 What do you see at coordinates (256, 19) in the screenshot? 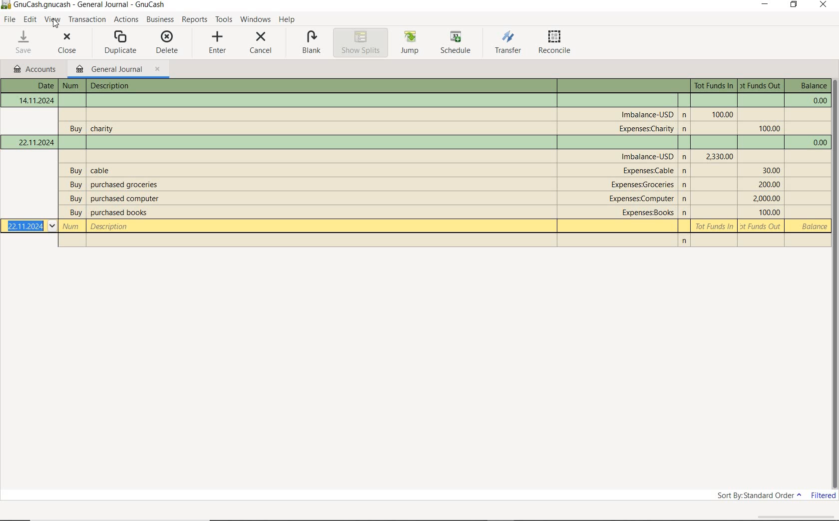
I see `WINDOWS` at bounding box center [256, 19].